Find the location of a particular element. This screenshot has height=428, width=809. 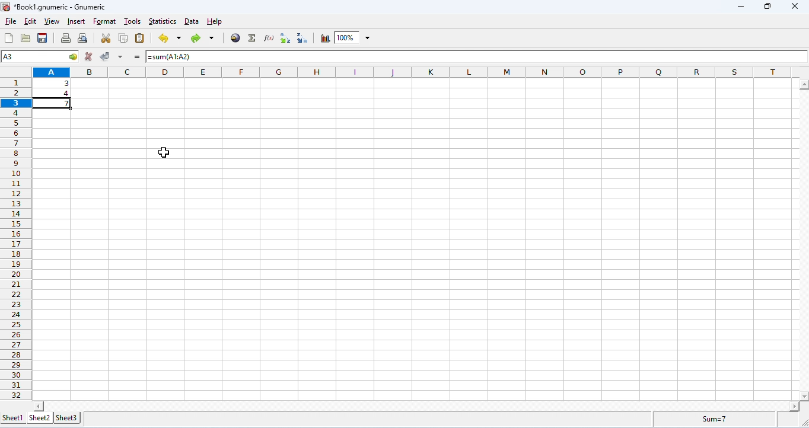

open is located at coordinates (26, 38).